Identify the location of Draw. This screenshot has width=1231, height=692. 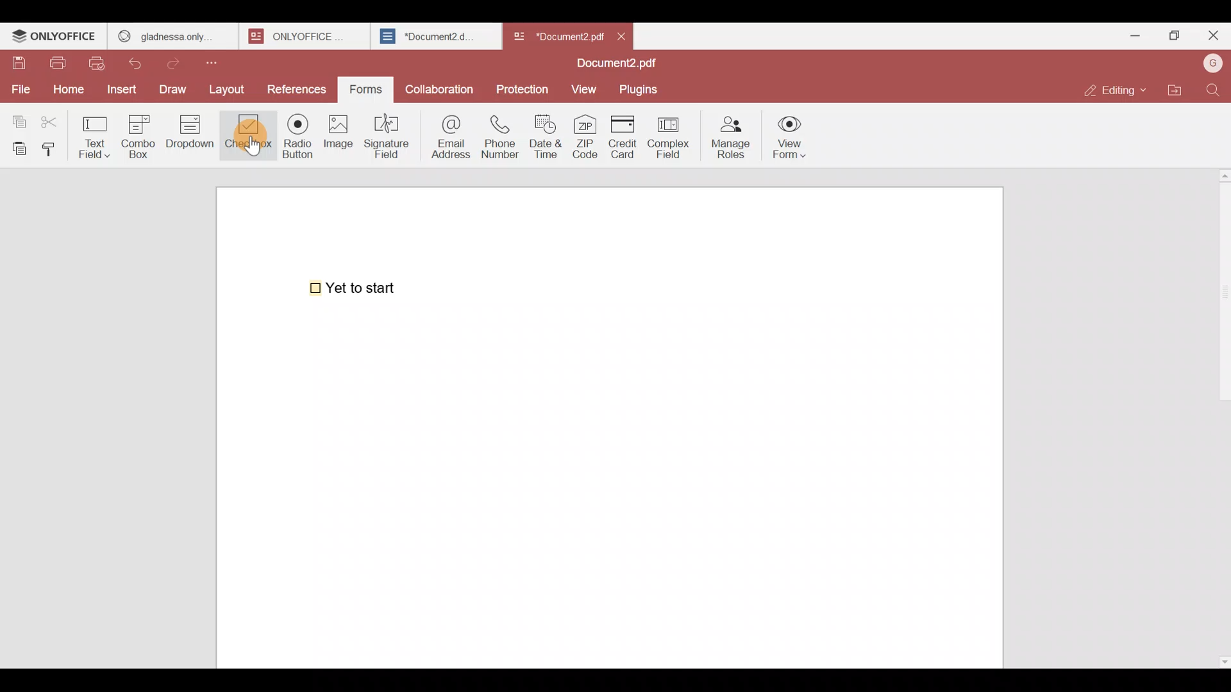
(176, 88).